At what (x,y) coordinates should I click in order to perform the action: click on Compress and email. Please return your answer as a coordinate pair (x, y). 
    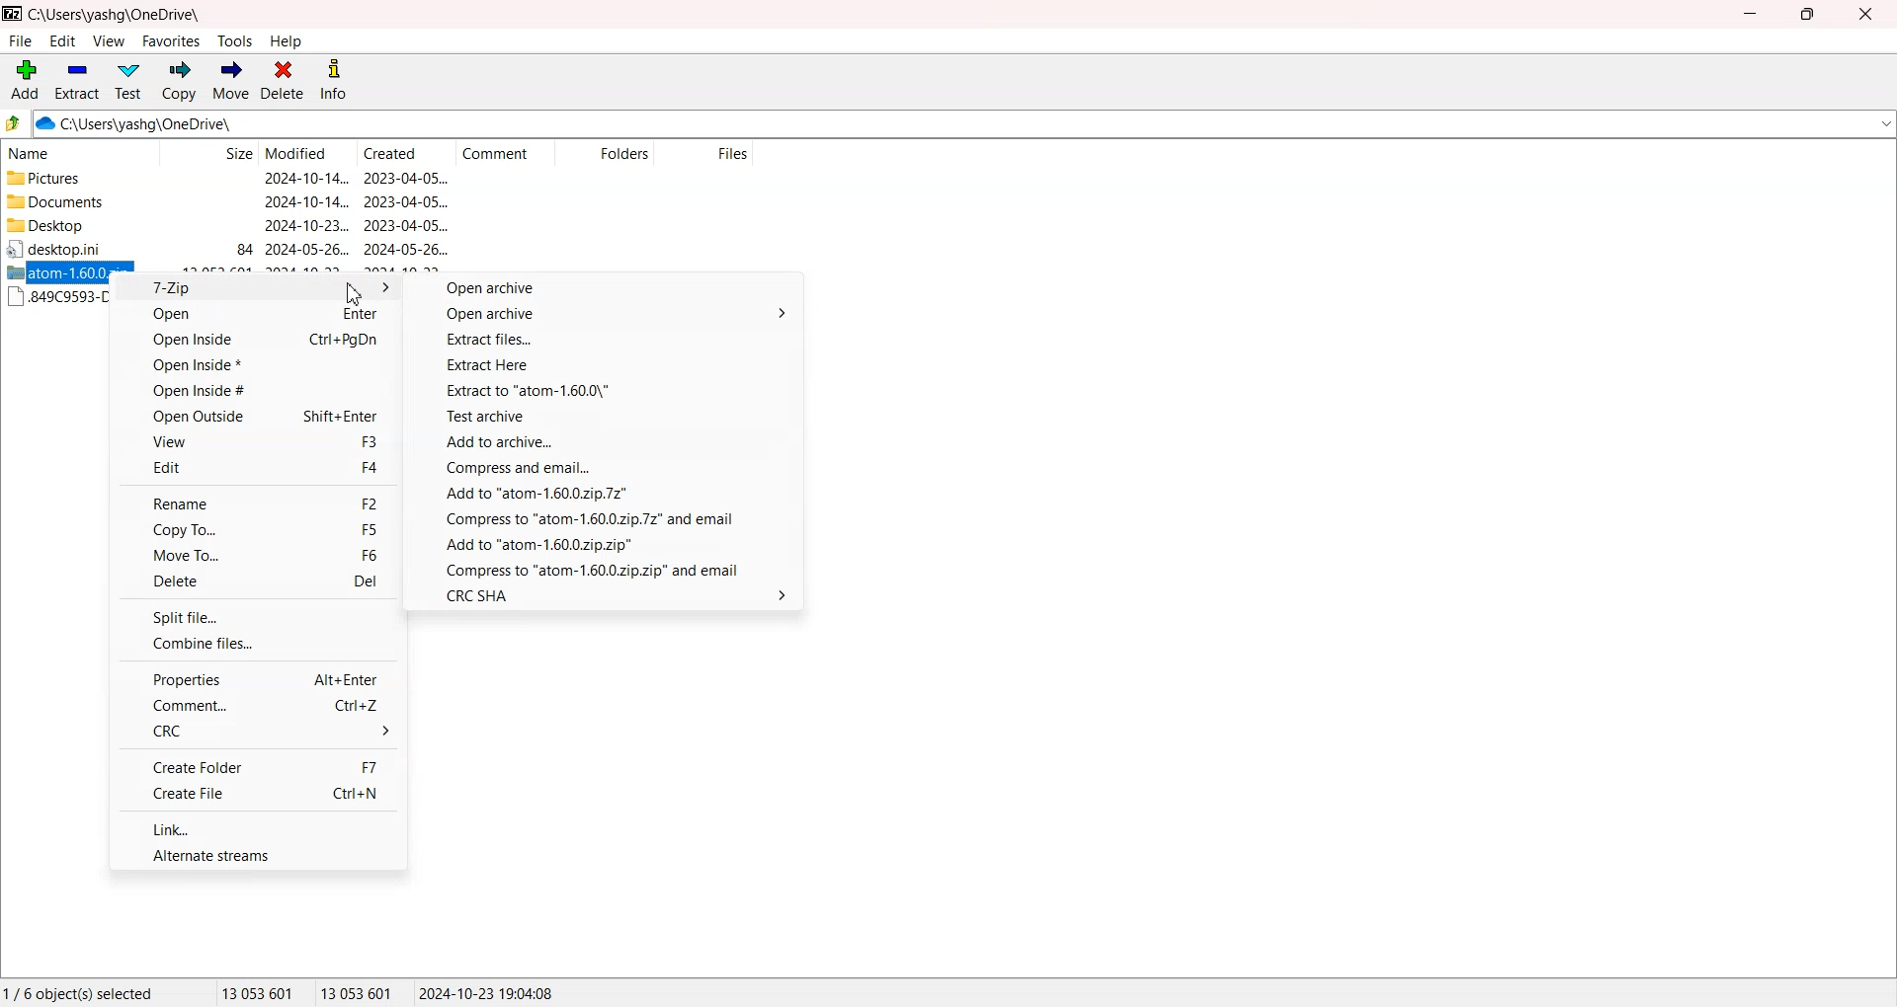
    Looking at the image, I should click on (607, 468).